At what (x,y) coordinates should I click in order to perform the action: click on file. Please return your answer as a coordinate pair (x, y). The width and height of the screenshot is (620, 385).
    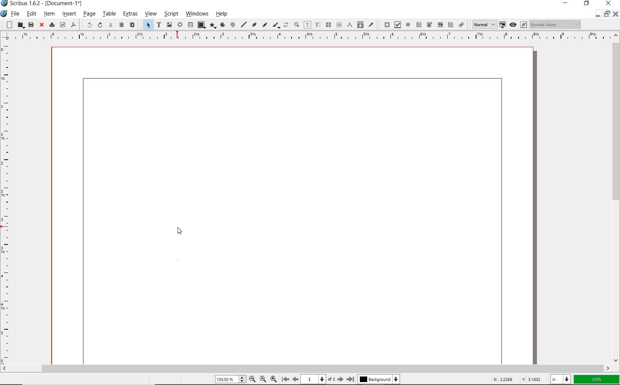
    Looking at the image, I should click on (15, 14).